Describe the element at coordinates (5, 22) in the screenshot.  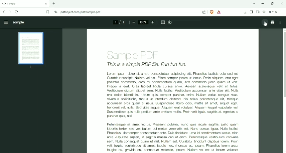
I see `Menu` at that location.